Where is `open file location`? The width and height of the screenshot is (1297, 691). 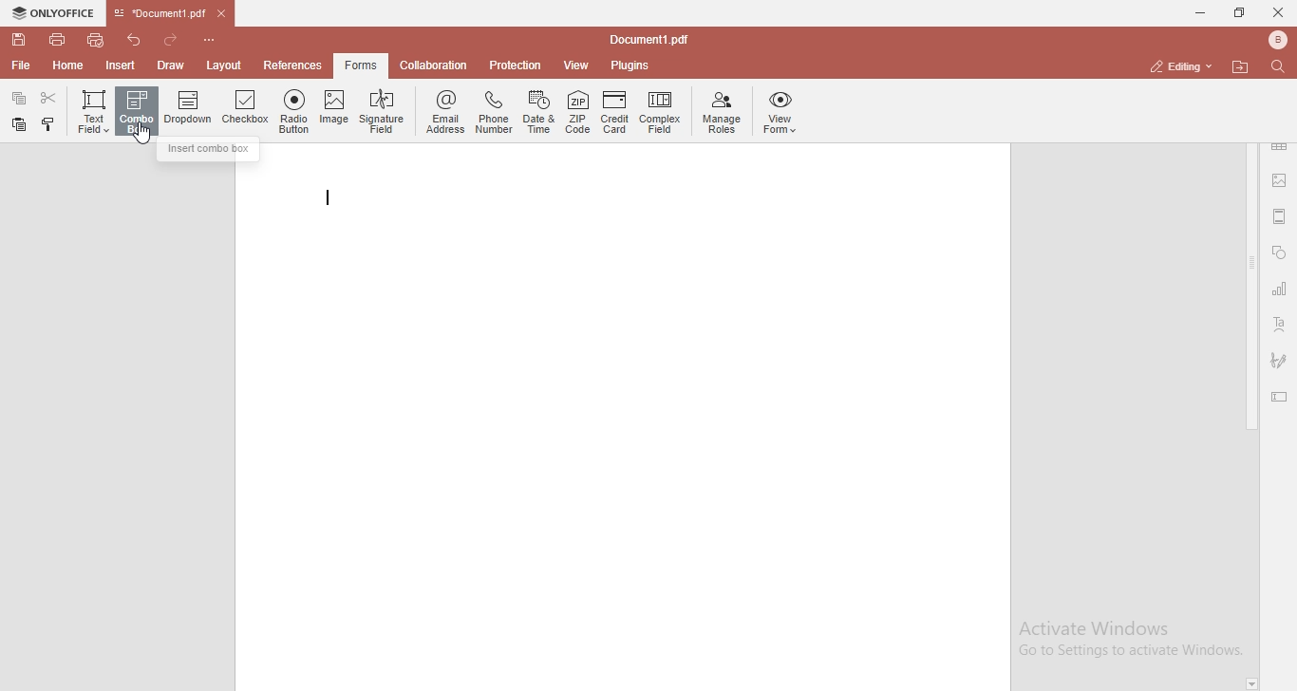
open file location is located at coordinates (1243, 66).